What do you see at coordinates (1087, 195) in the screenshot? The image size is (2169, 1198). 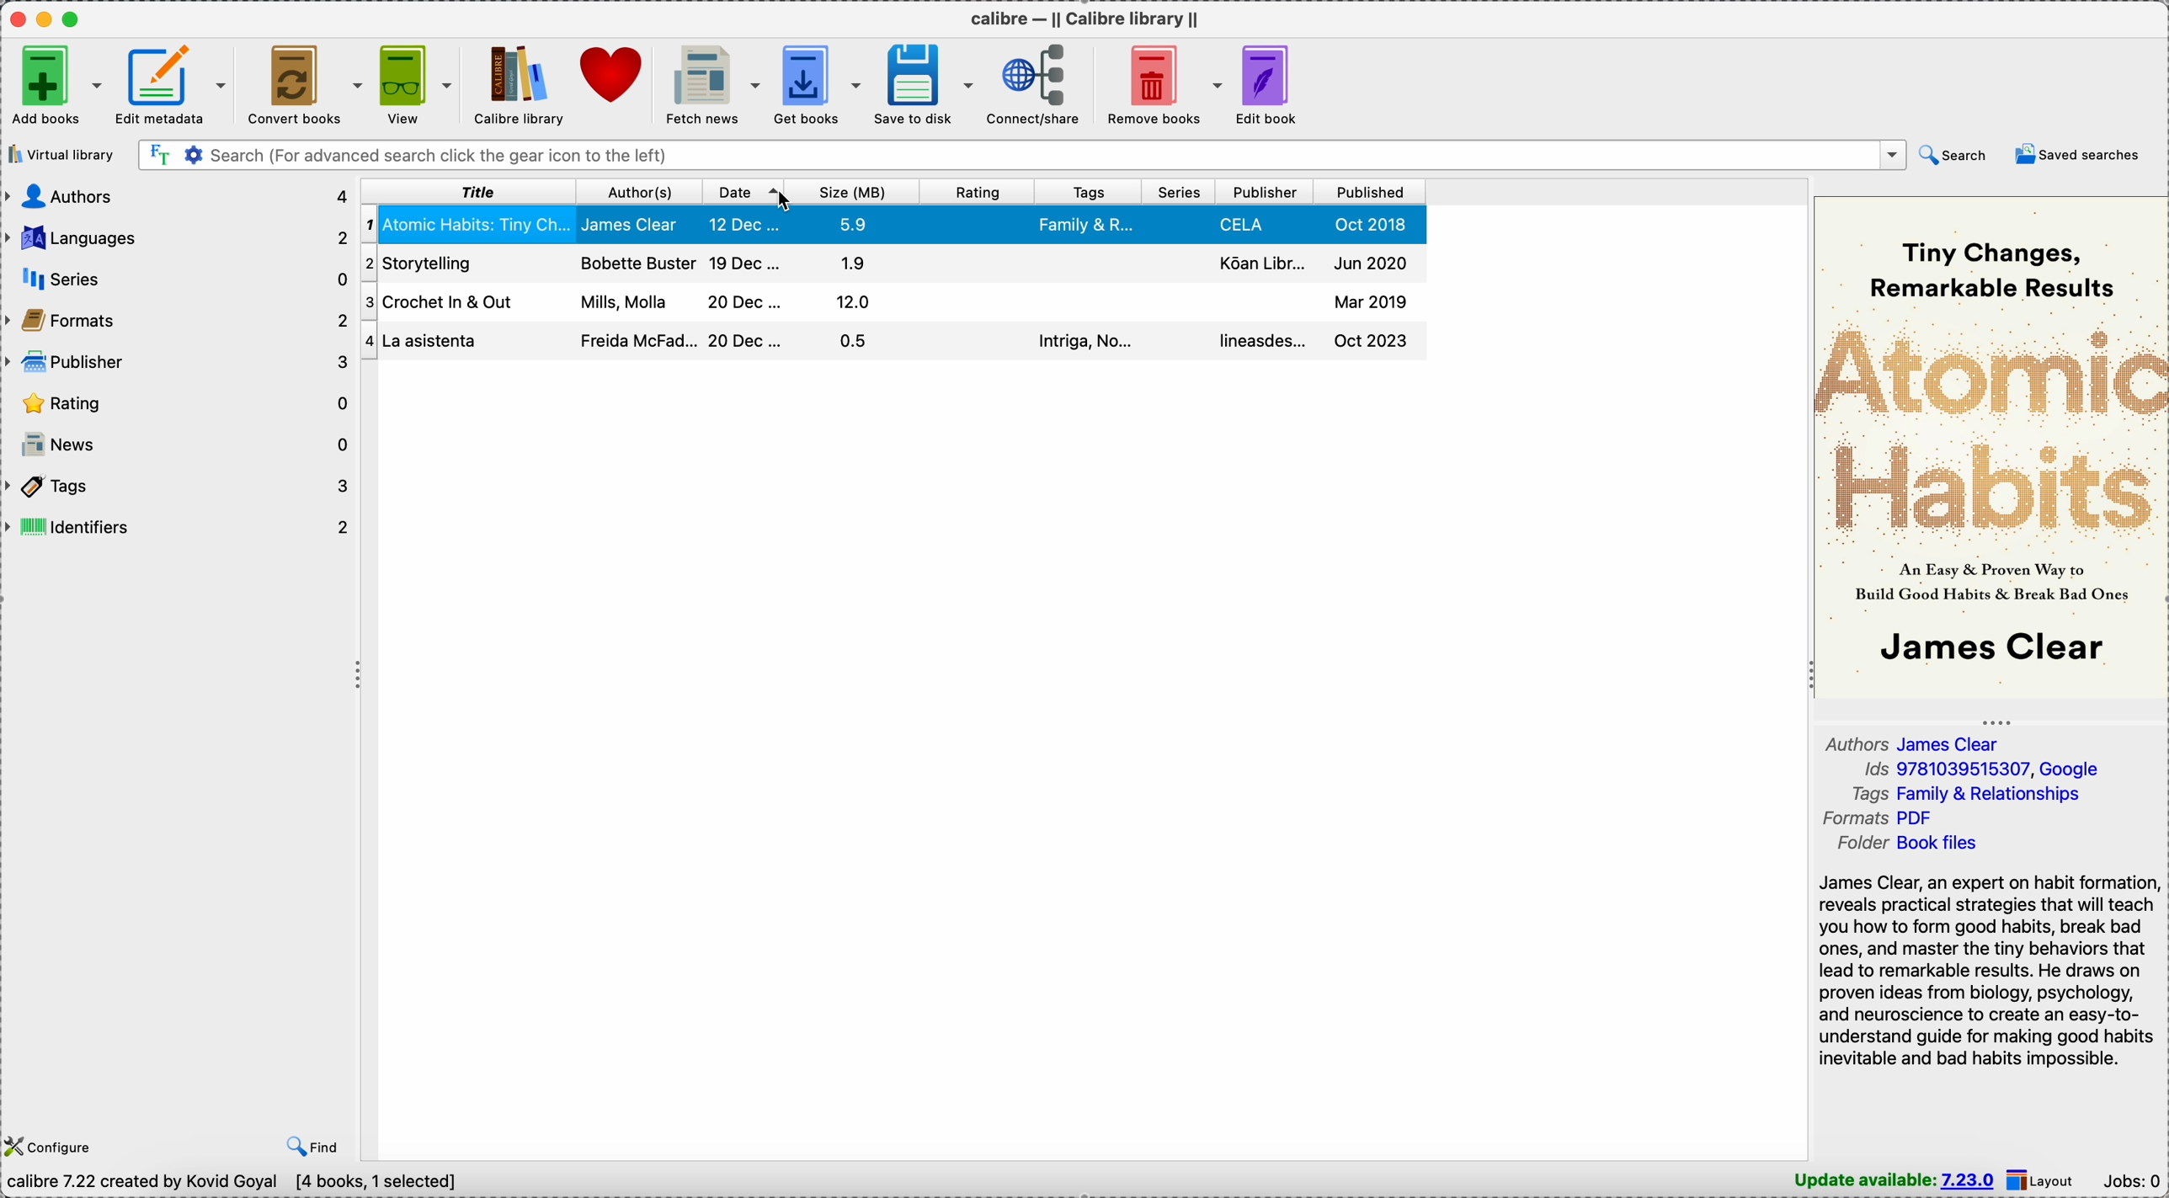 I see `tags` at bounding box center [1087, 195].